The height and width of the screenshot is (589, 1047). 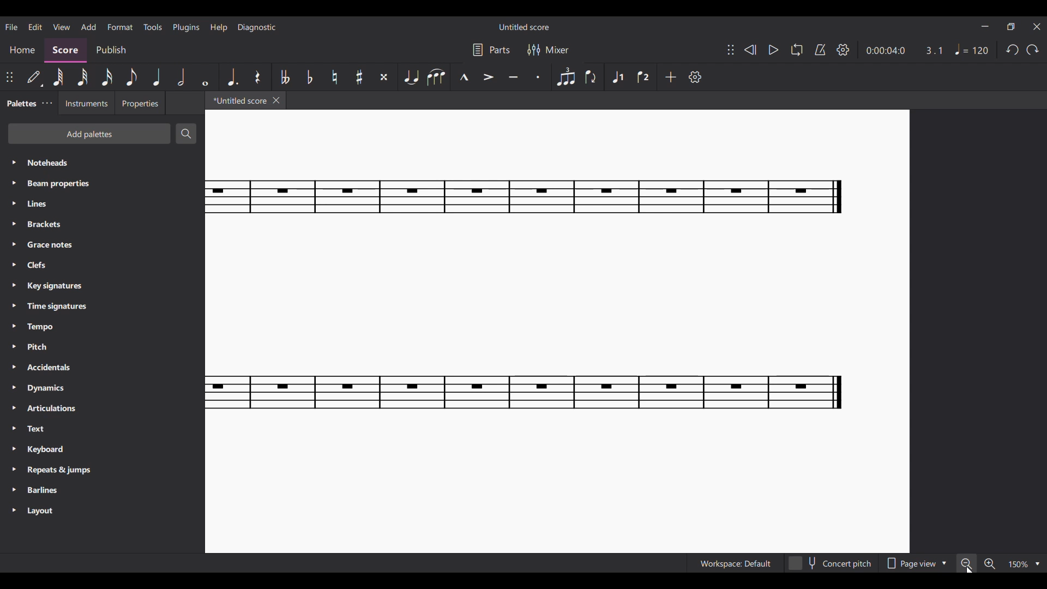 What do you see at coordinates (186, 134) in the screenshot?
I see `Search` at bounding box center [186, 134].